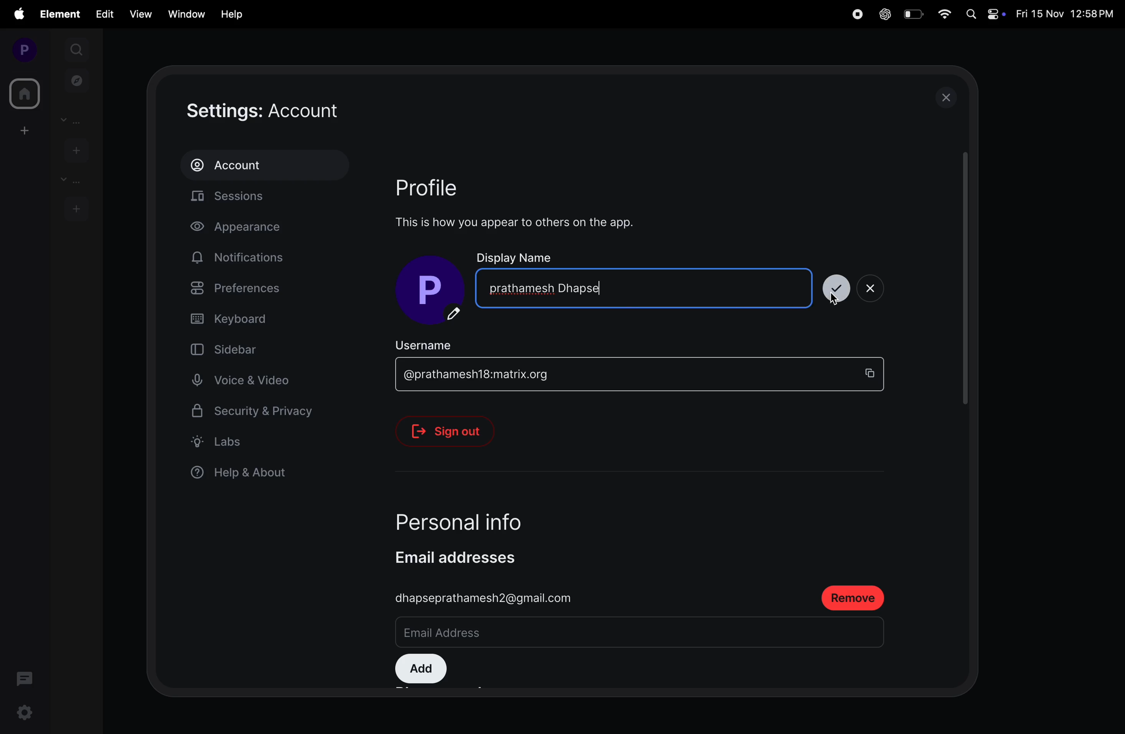  What do you see at coordinates (855, 14) in the screenshot?
I see `record` at bounding box center [855, 14].